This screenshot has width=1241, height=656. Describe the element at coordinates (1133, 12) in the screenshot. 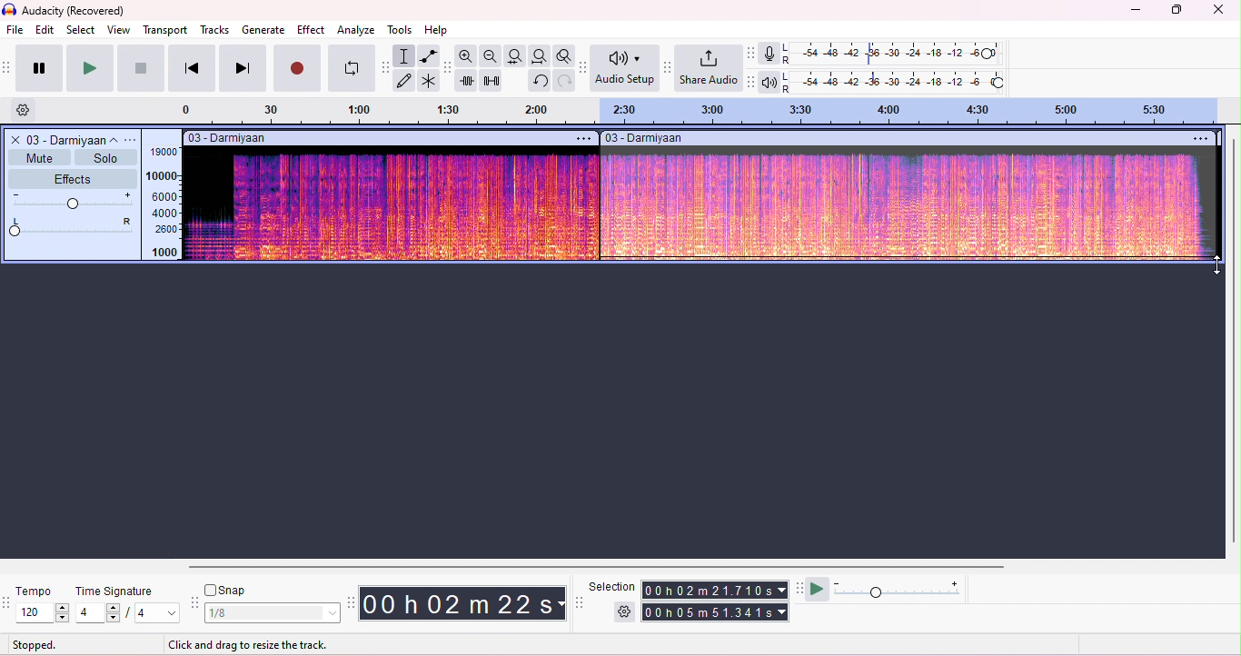

I see `minimize` at that location.